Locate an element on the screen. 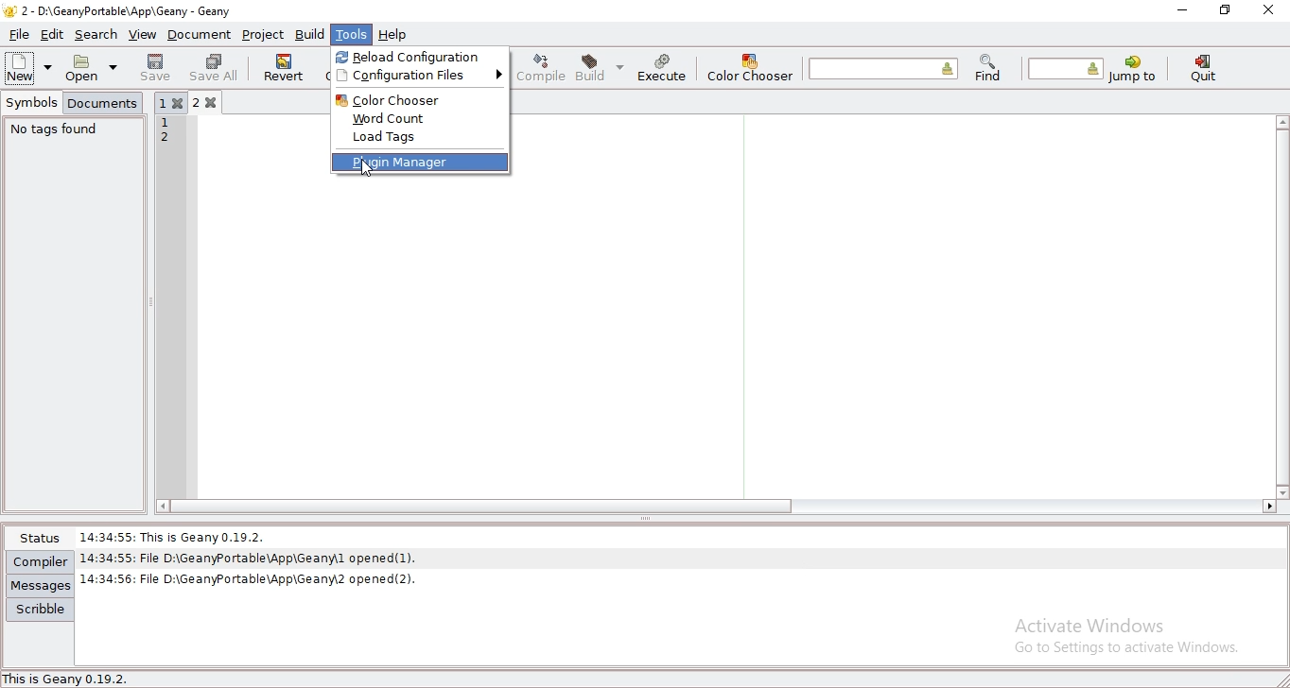 This screenshot has height=688, width=1290. search is located at coordinates (97, 34).